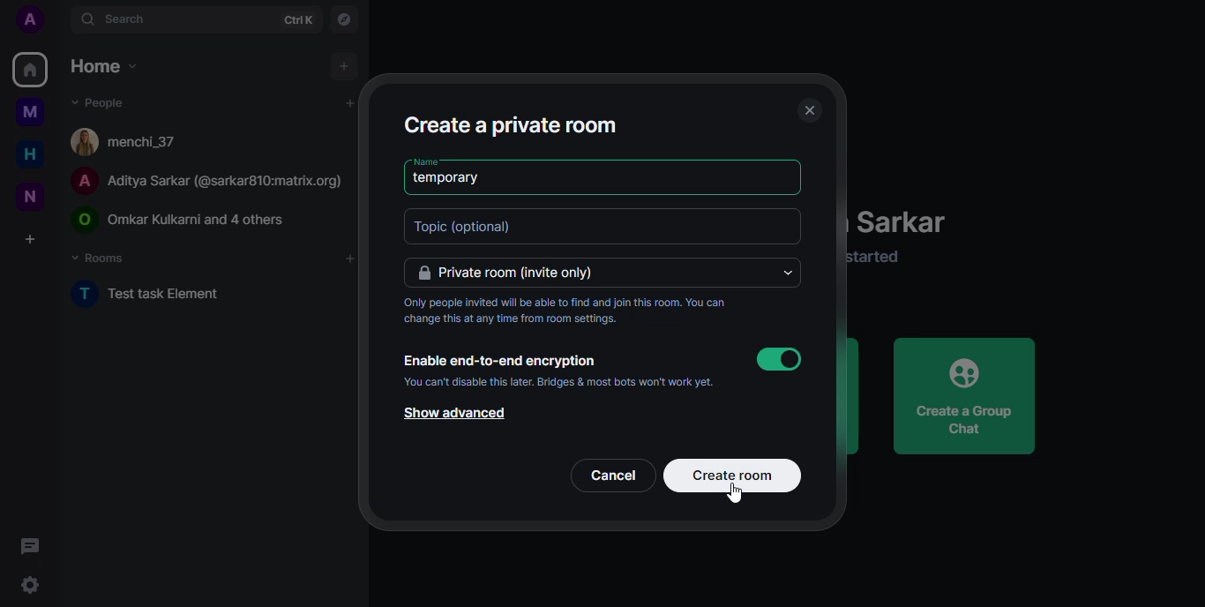  Describe the element at coordinates (455, 414) in the screenshot. I see `show advanced` at that location.